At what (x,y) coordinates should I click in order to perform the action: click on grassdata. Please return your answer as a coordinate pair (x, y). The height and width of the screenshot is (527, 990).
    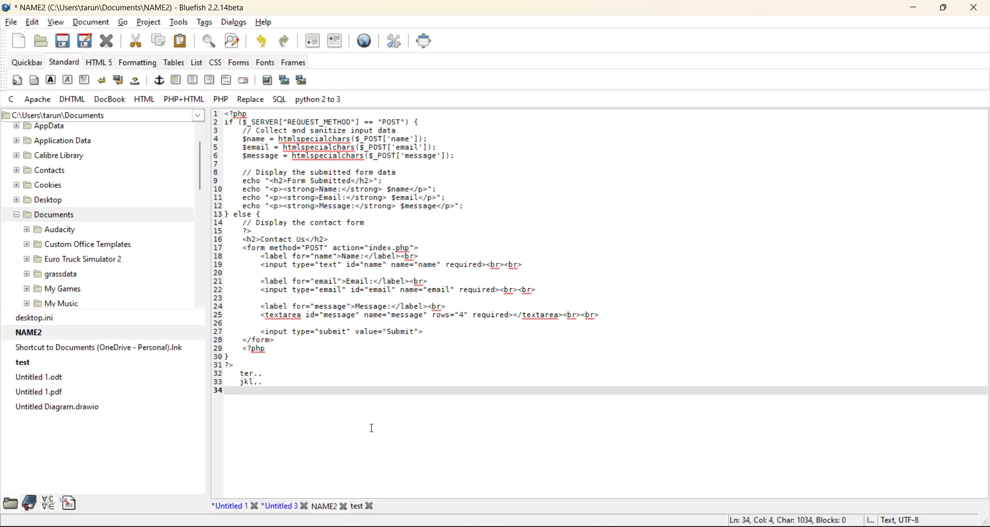
    Looking at the image, I should click on (51, 275).